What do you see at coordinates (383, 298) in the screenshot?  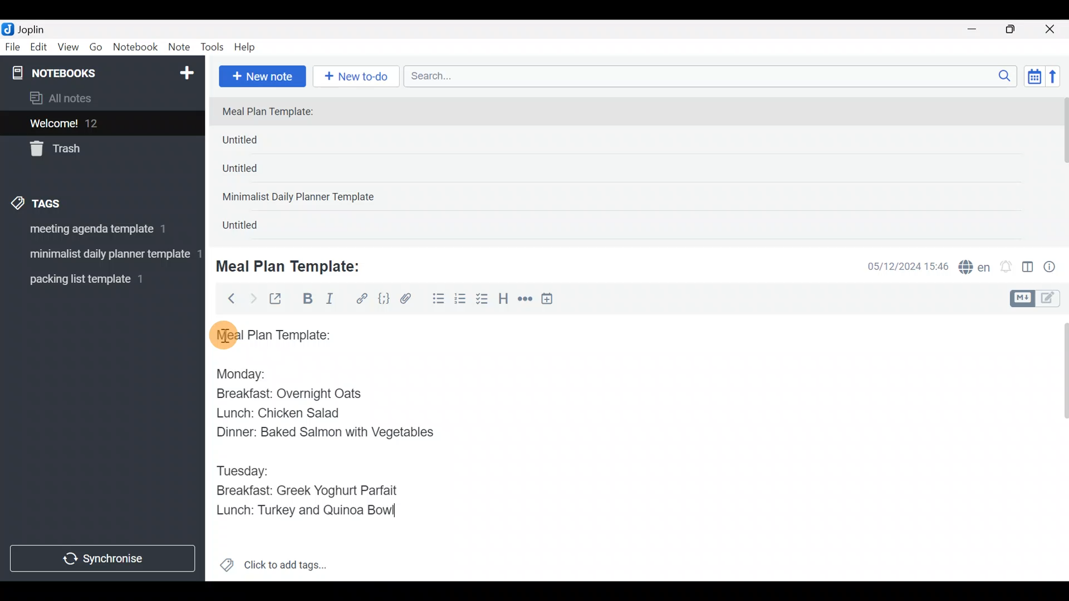 I see `Code` at bounding box center [383, 298].